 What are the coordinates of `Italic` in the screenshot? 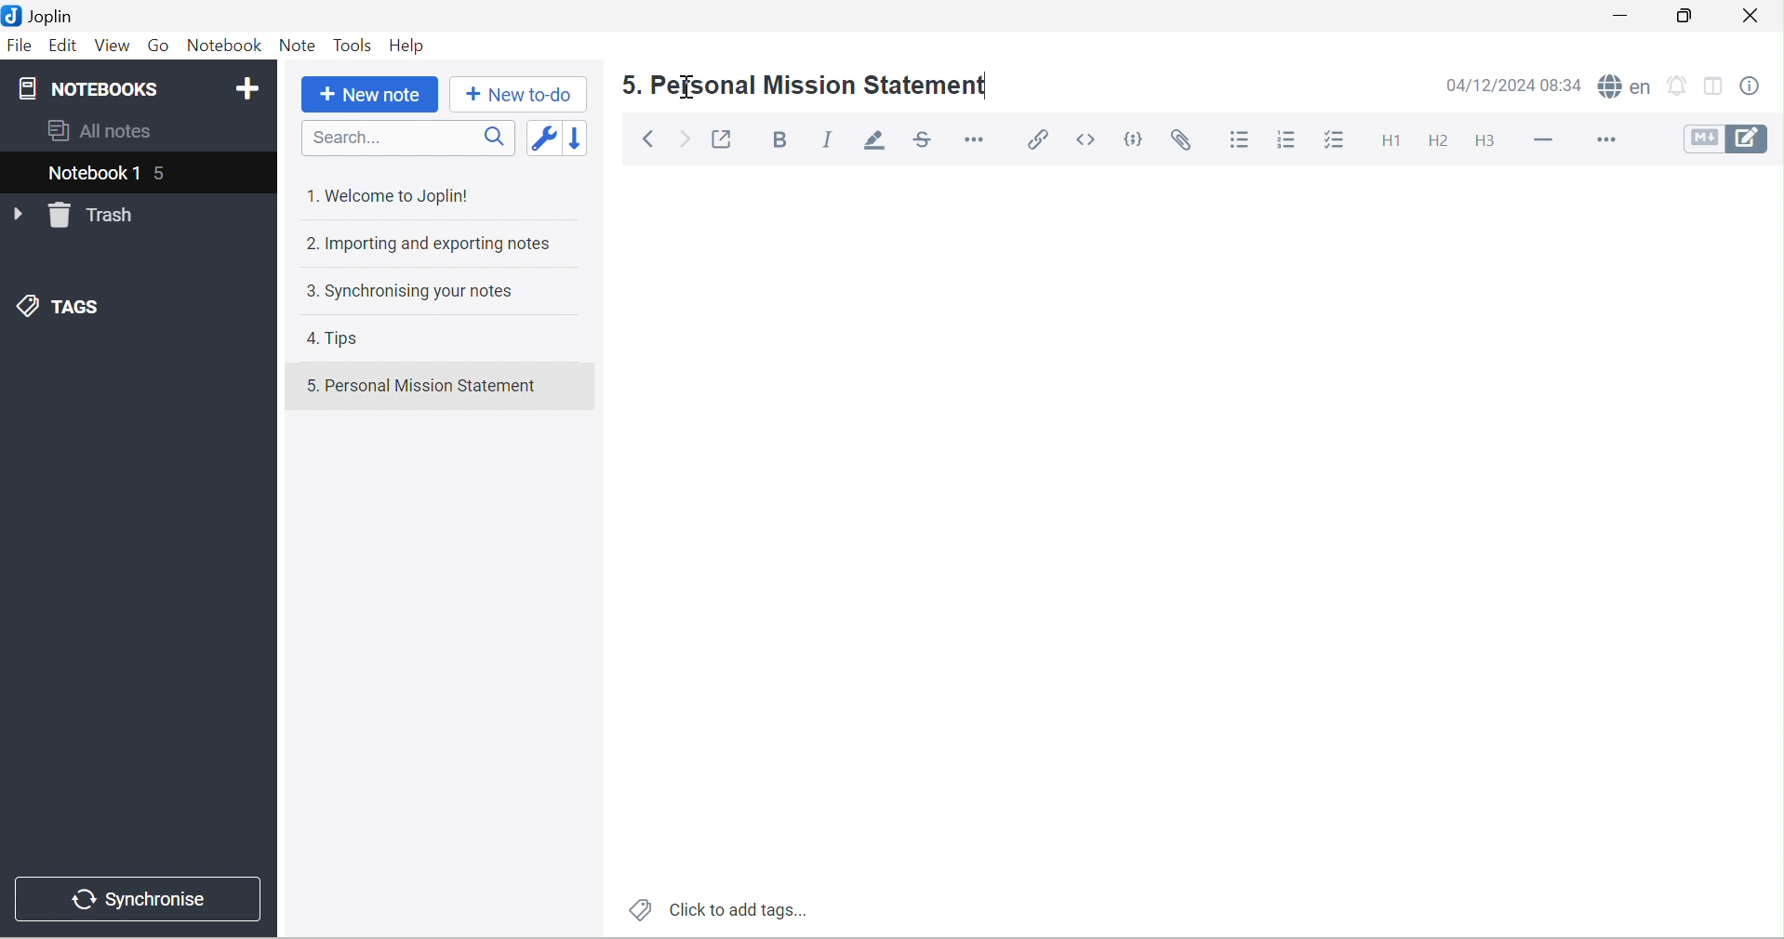 It's located at (832, 139).